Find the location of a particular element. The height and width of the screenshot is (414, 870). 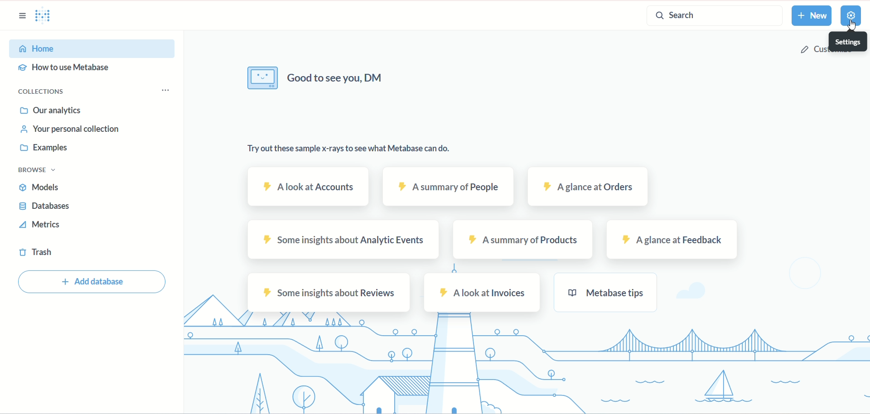

home is located at coordinates (92, 48).